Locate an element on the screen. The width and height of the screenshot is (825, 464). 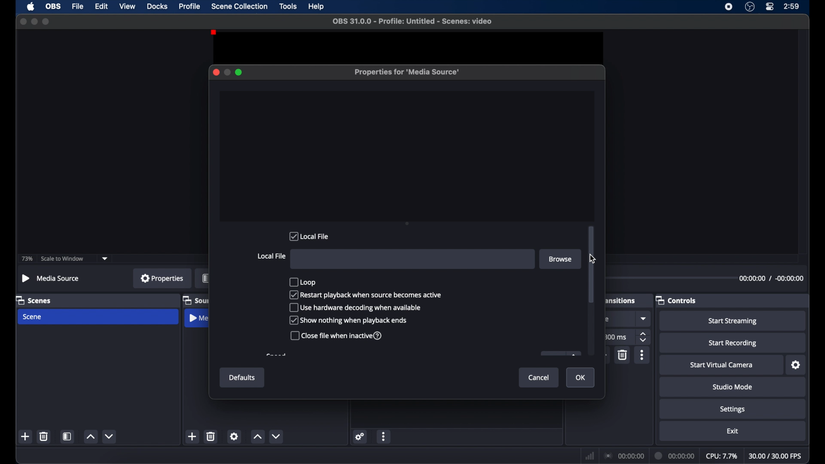
defaults is located at coordinates (243, 378).